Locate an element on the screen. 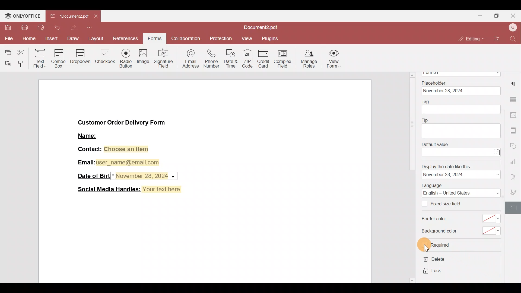  Date & time is located at coordinates (231, 59).